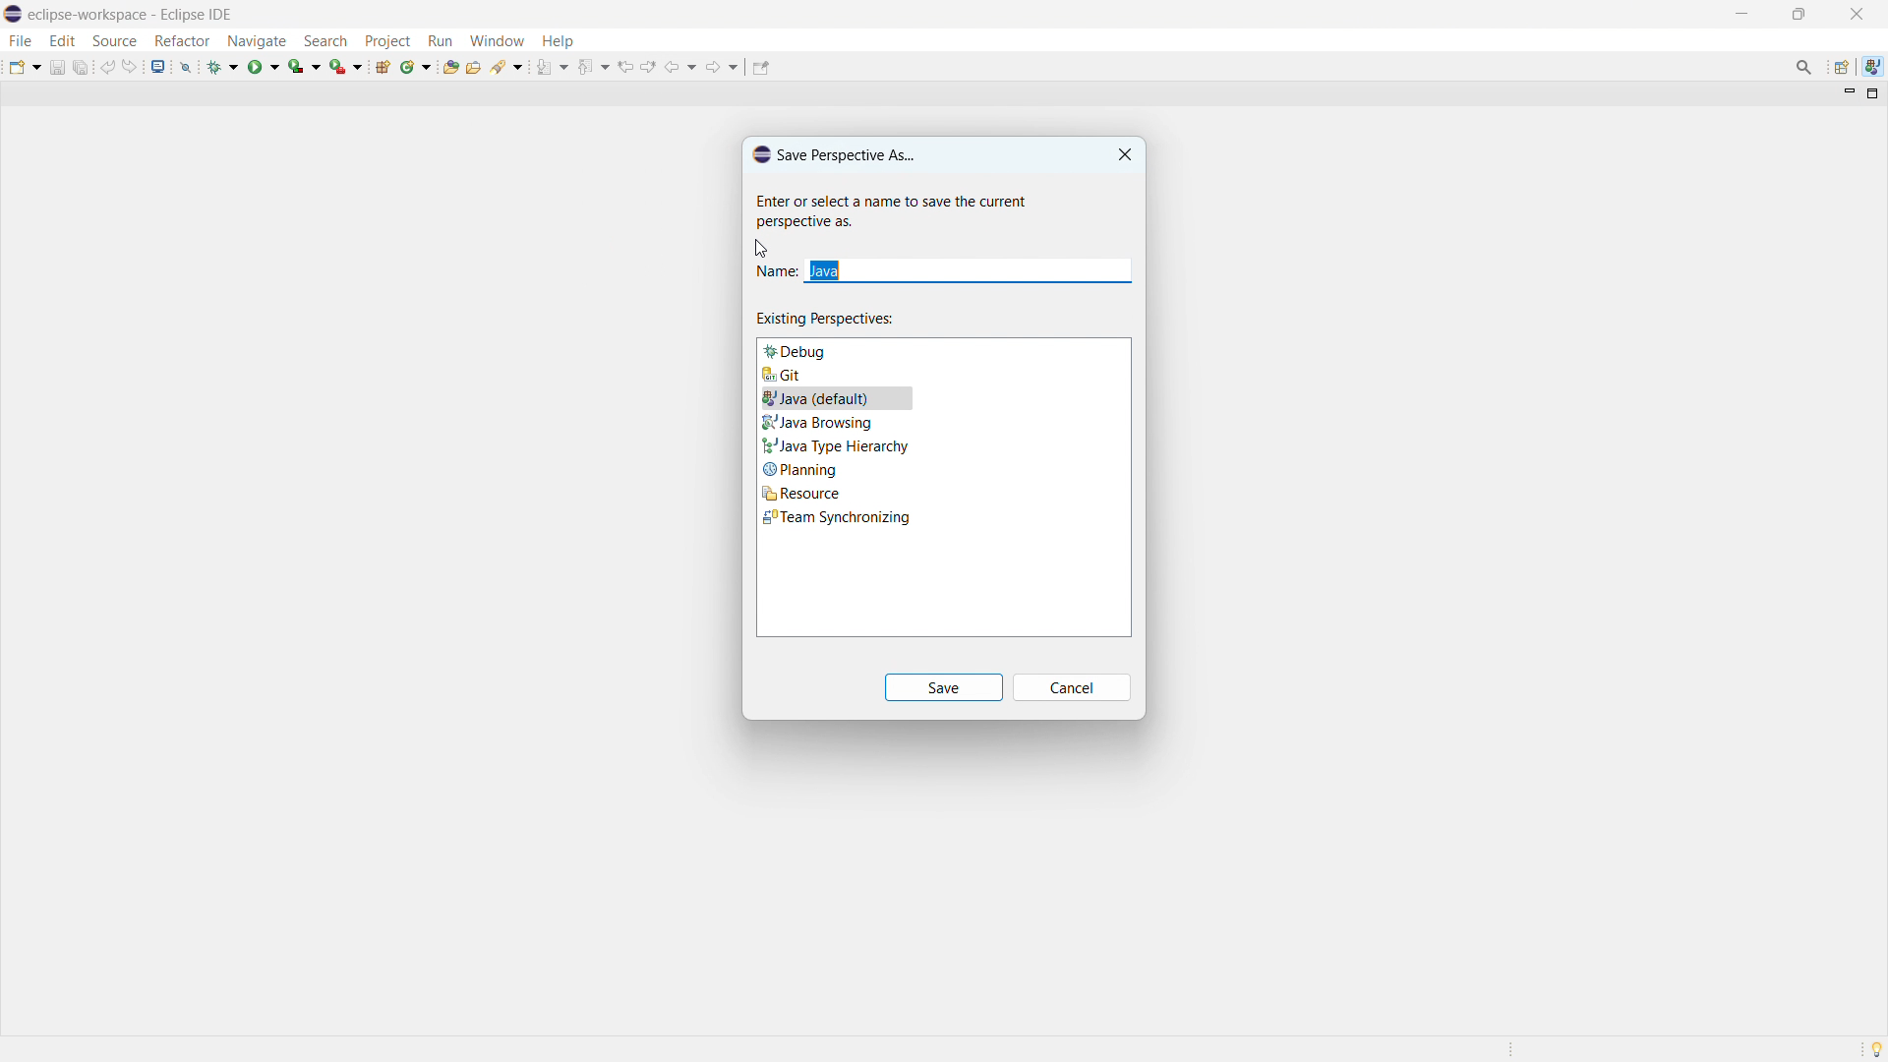 Image resolution: width=1888 pixels, height=1062 pixels. I want to click on Java browsing, so click(943, 422).